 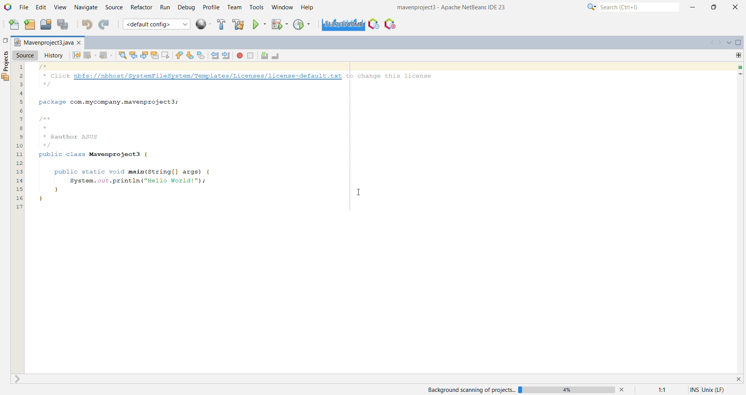 What do you see at coordinates (259, 24) in the screenshot?
I see `Run Project` at bounding box center [259, 24].